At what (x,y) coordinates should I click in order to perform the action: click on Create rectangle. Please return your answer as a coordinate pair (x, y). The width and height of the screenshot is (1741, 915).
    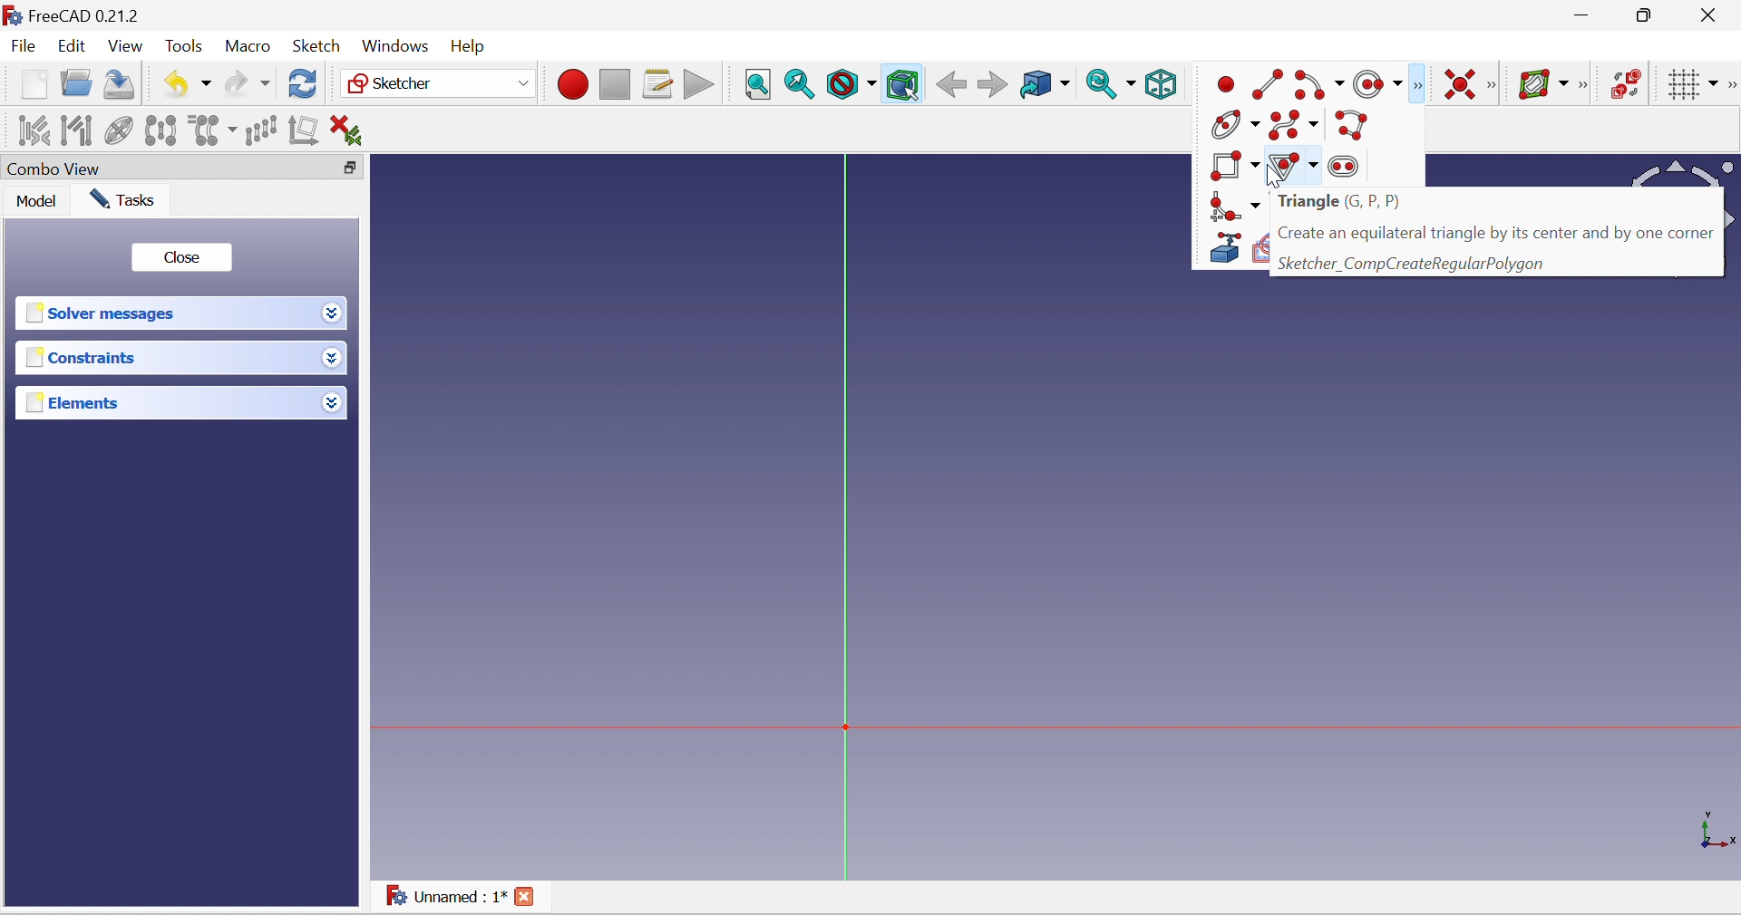
    Looking at the image, I should click on (1230, 166).